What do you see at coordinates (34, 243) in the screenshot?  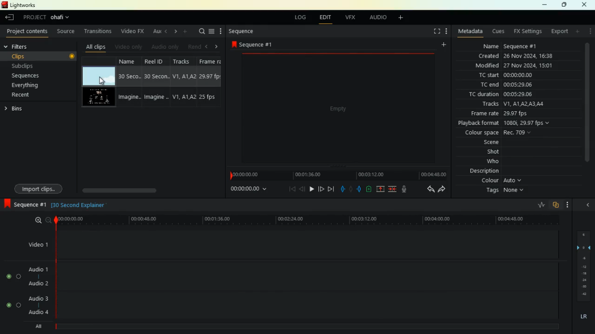 I see `video` at bounding box center [34, 243].